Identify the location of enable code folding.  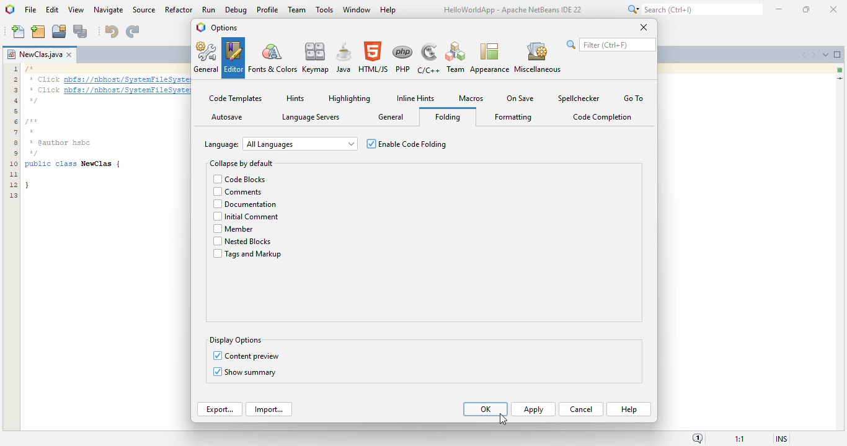
(406, 144).